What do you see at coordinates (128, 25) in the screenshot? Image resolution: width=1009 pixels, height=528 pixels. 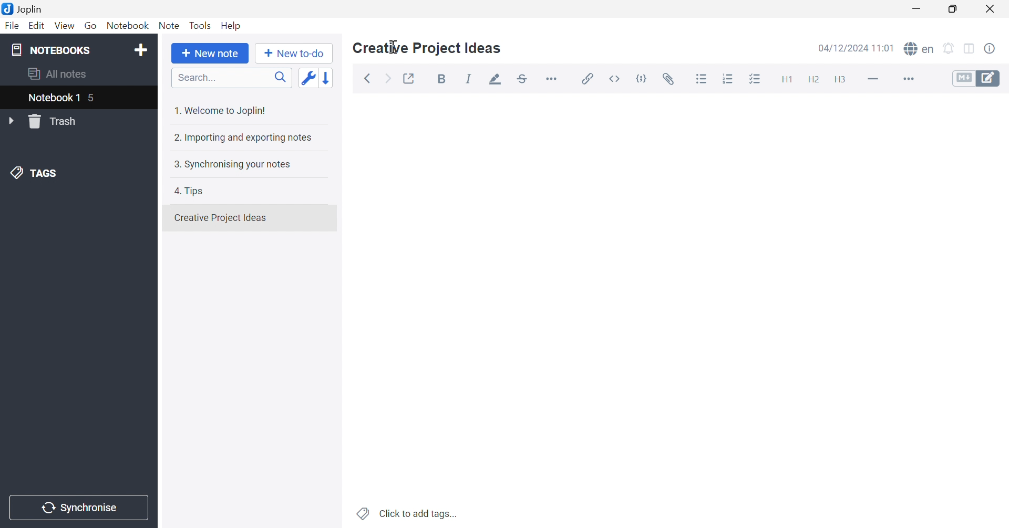 I see `Notebook` at bounding box center [128, 25].